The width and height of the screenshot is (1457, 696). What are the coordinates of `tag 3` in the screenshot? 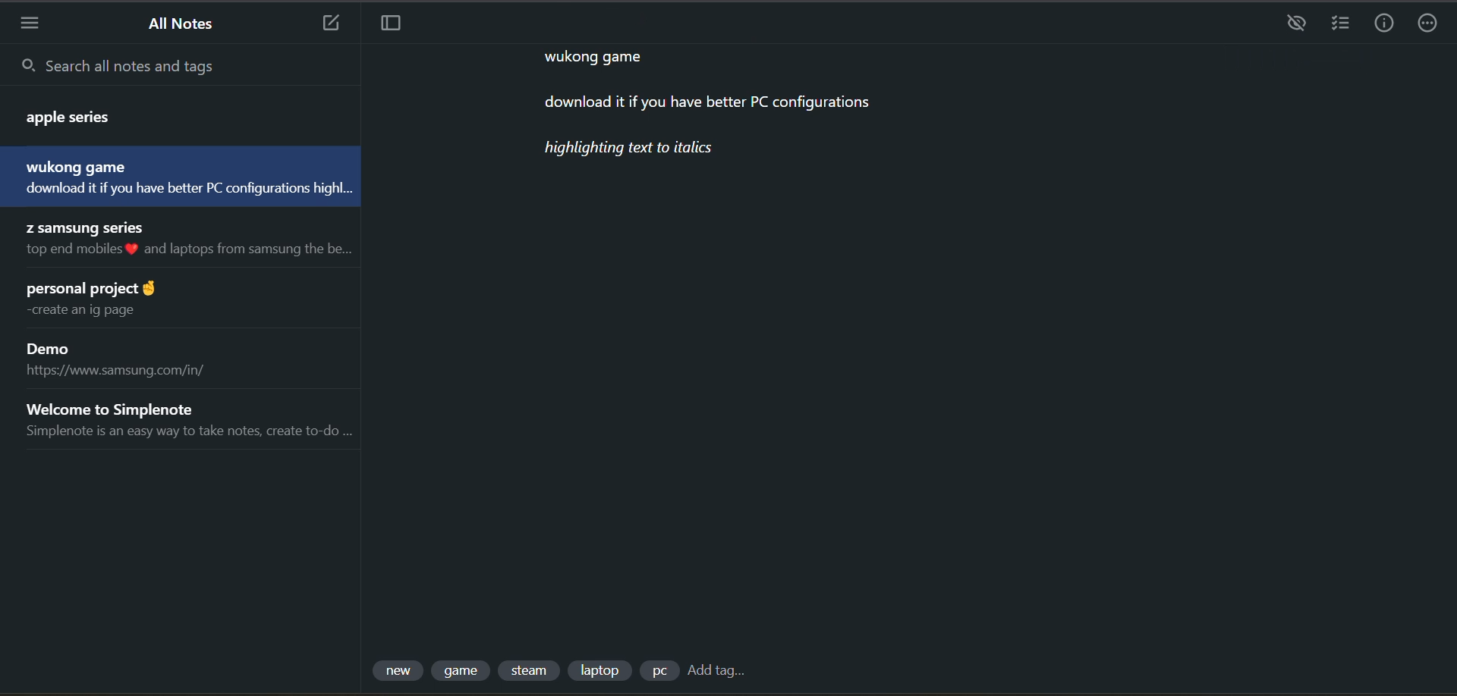 It's located at (531, 671).